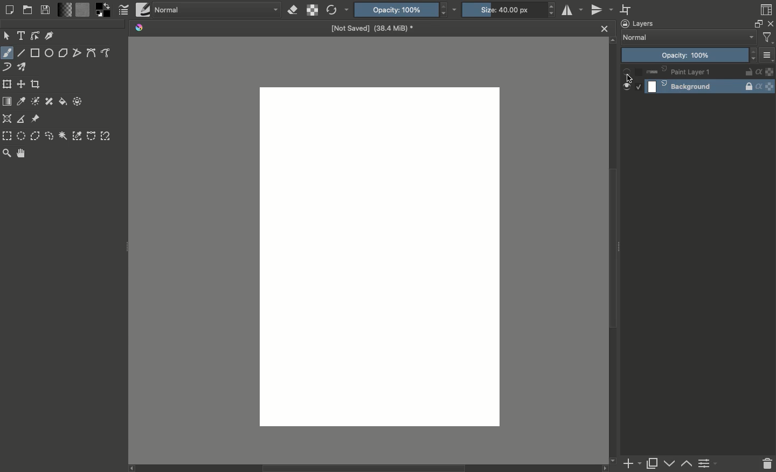 The image size is (776, 472). I want to click on Wrap around mode, so click(626, 9).